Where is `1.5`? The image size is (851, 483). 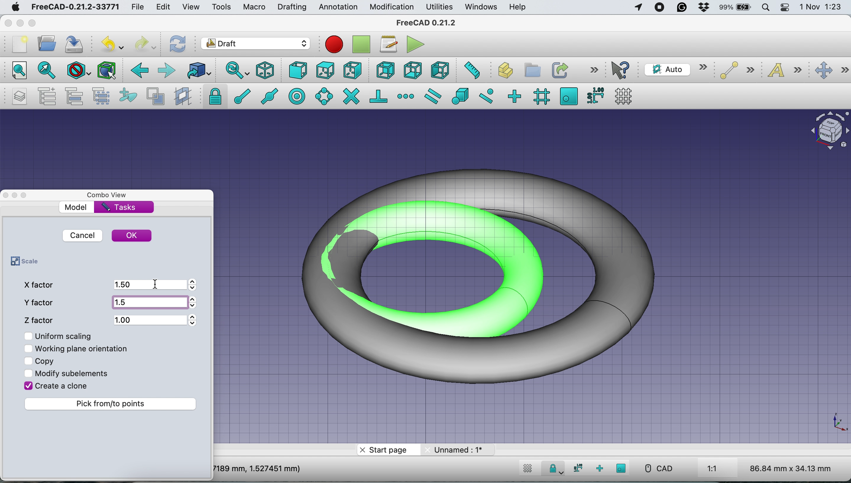
1.5 is located at coordinates (148, 302).